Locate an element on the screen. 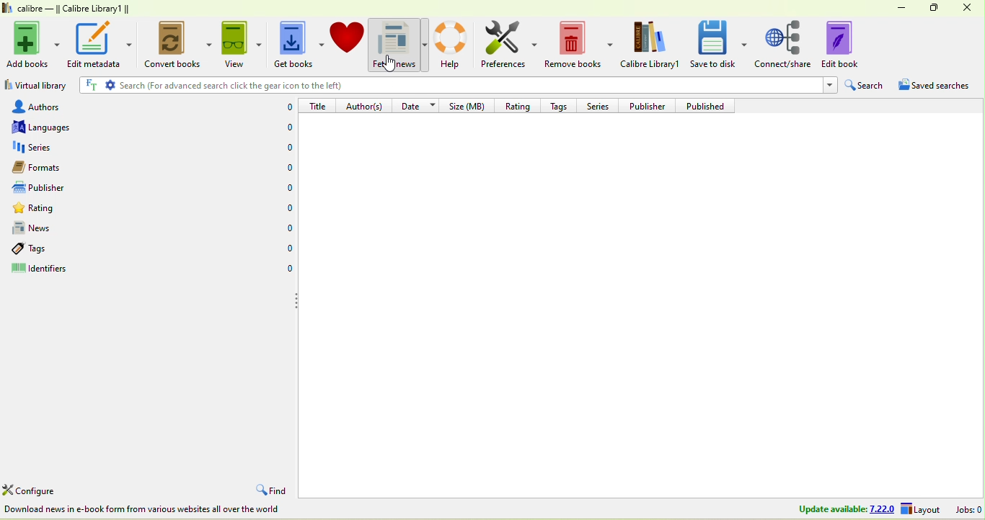 The image size is (985, 520). edit book is located at coordinates (849, 45).